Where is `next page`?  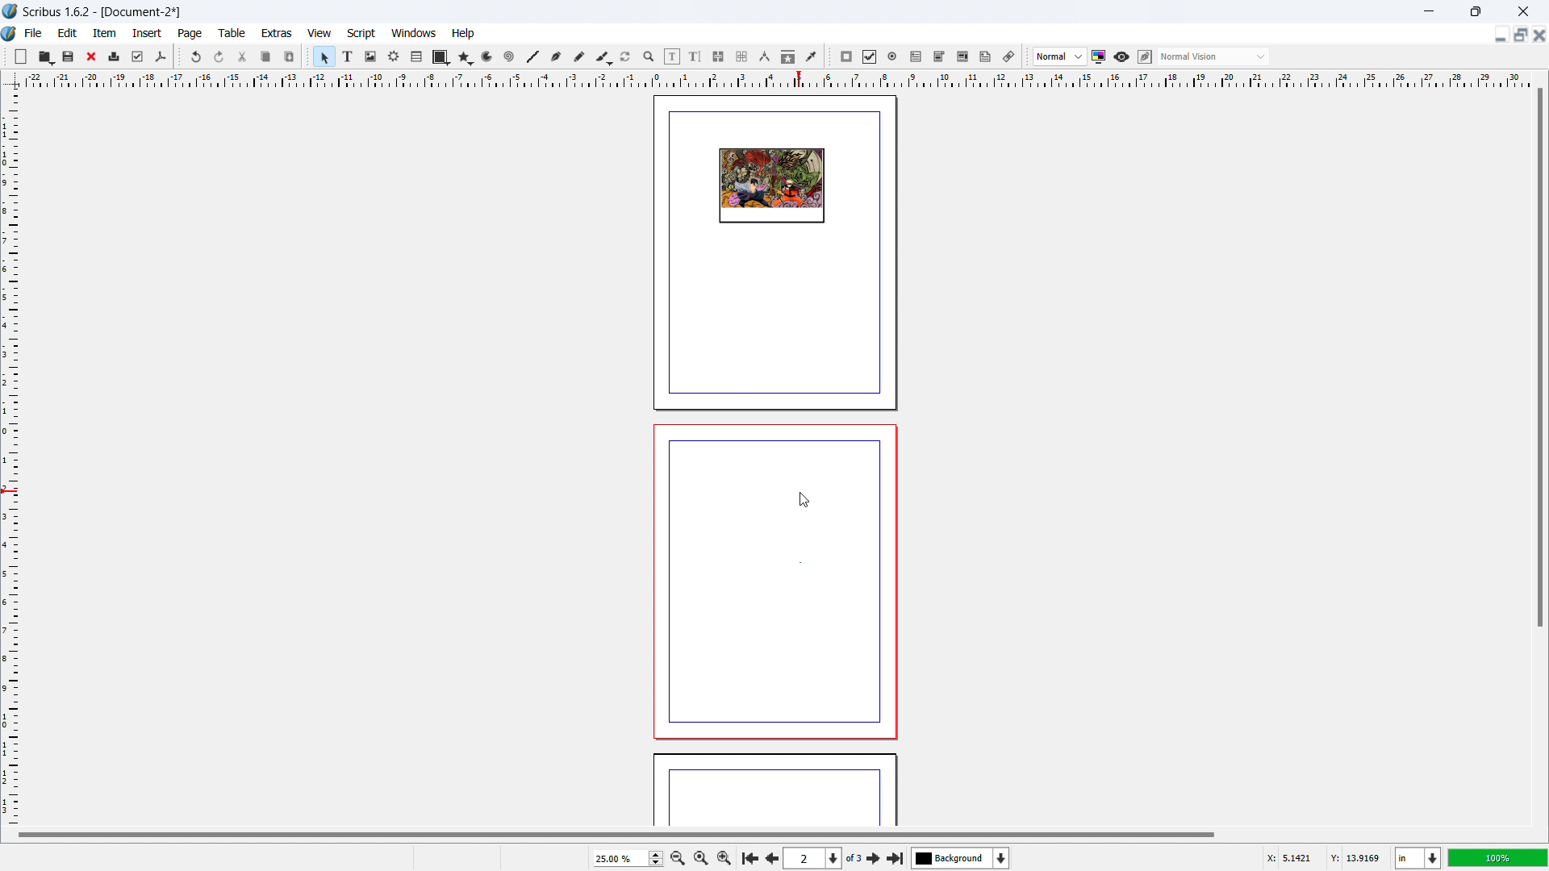
next page is located at coordinates (770, 856).